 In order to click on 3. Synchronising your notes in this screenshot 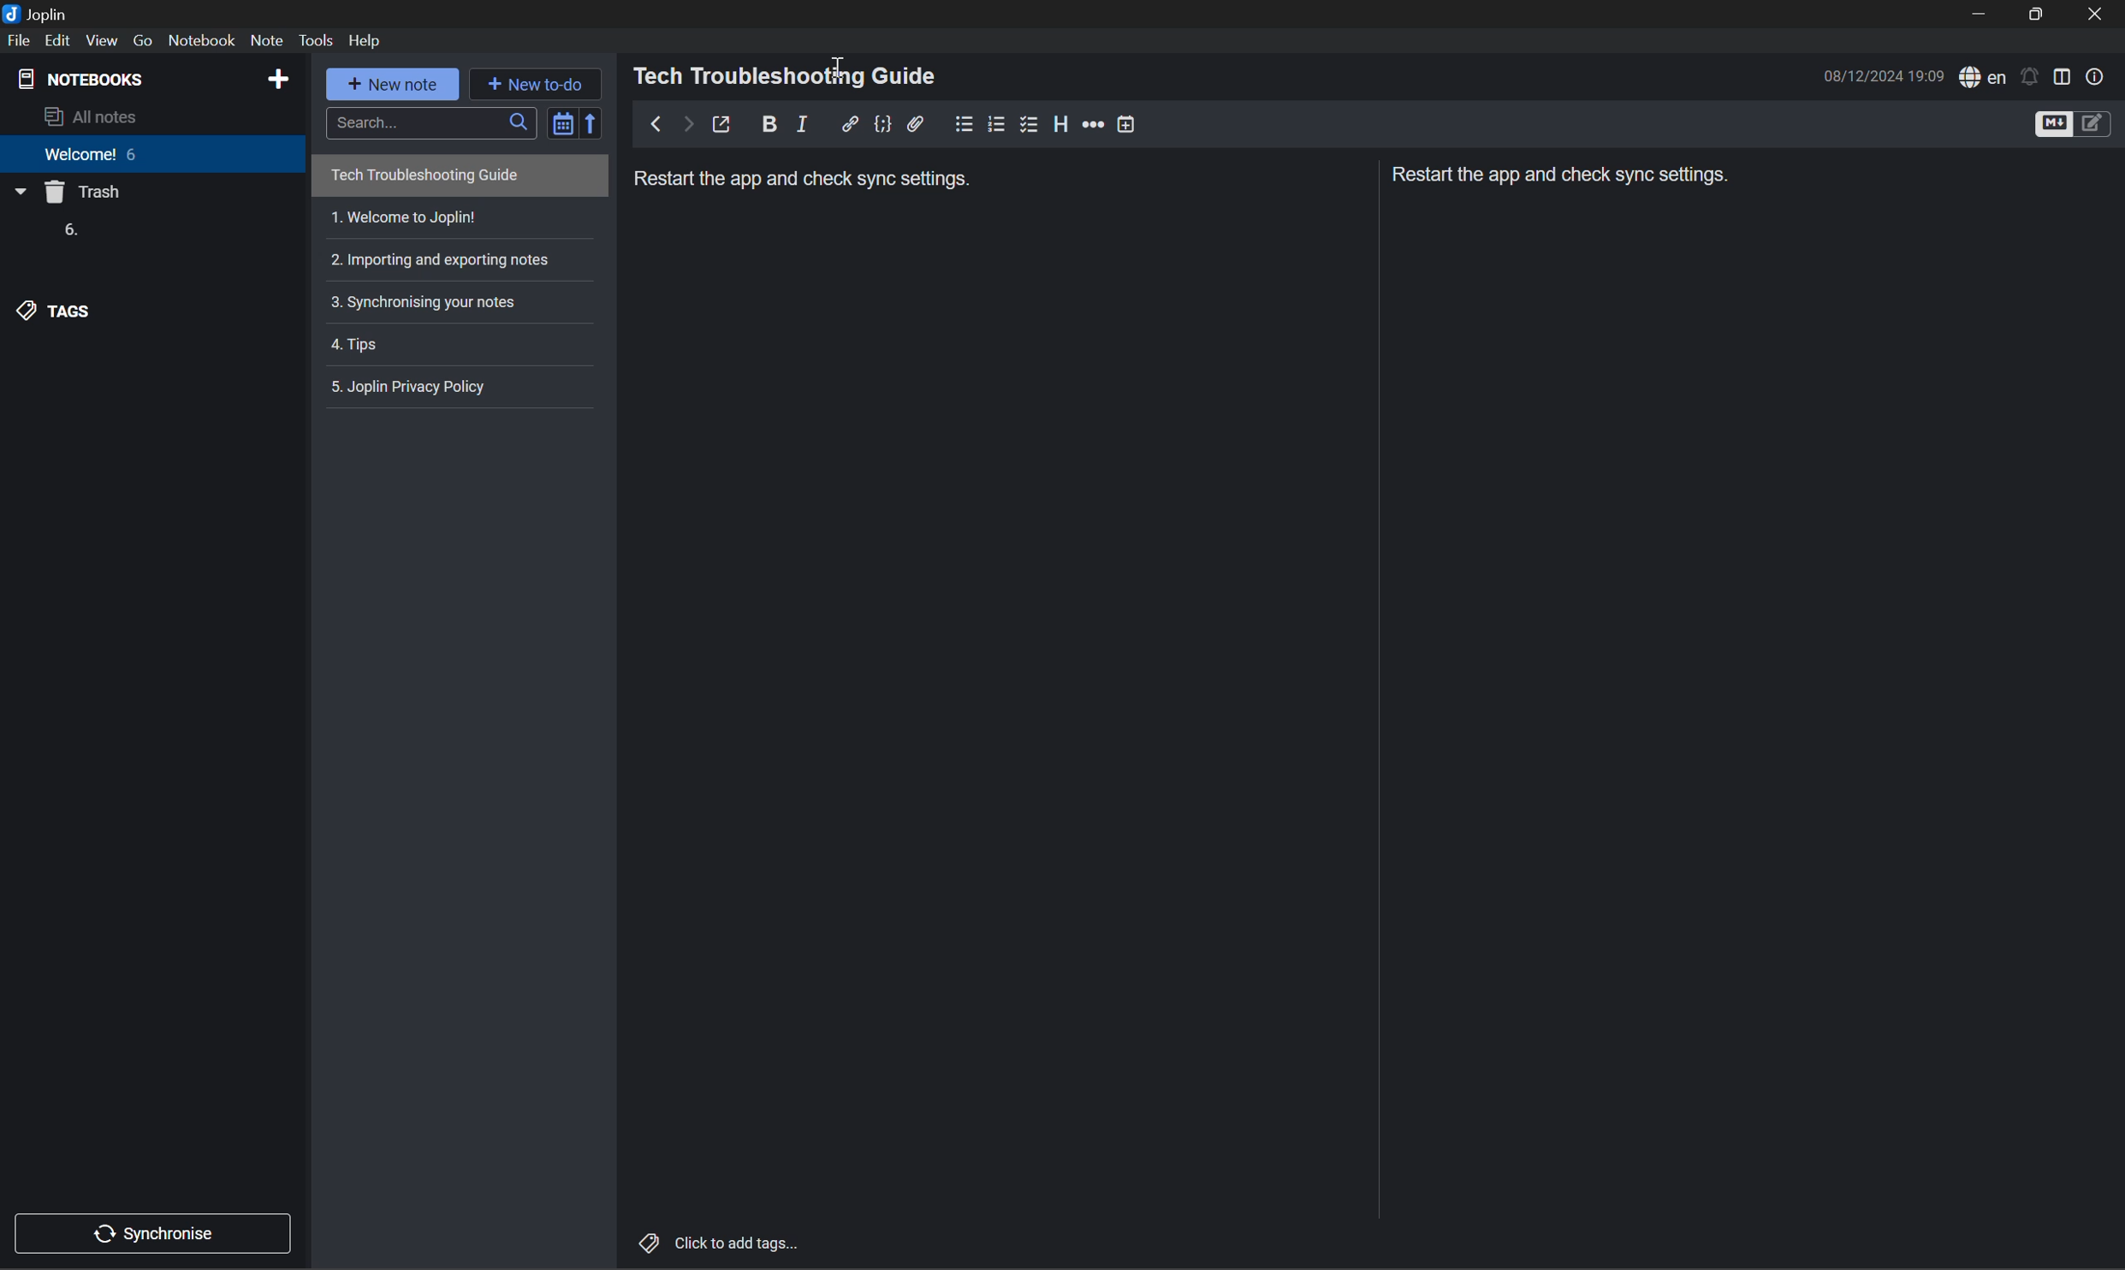, I will do `click(428, 301)`.